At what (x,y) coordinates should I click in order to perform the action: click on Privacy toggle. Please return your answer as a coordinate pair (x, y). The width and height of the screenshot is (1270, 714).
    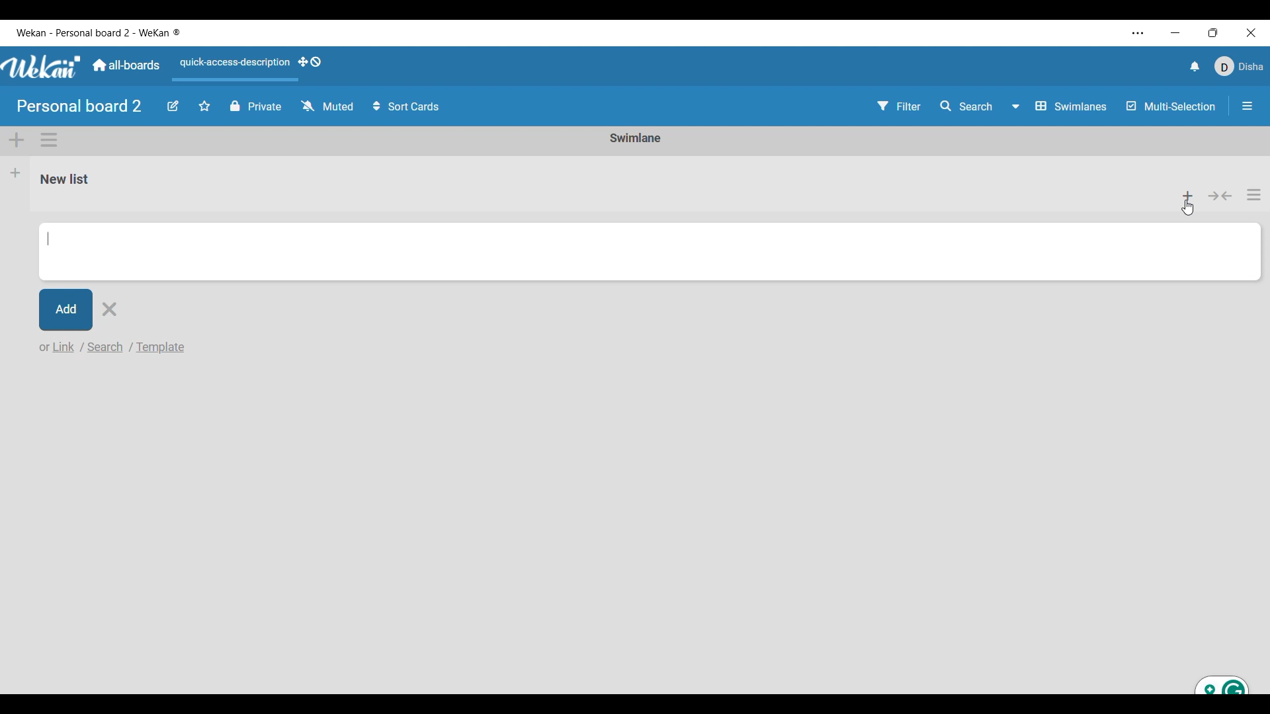
    Looking at the image, I should click on (256, 106).